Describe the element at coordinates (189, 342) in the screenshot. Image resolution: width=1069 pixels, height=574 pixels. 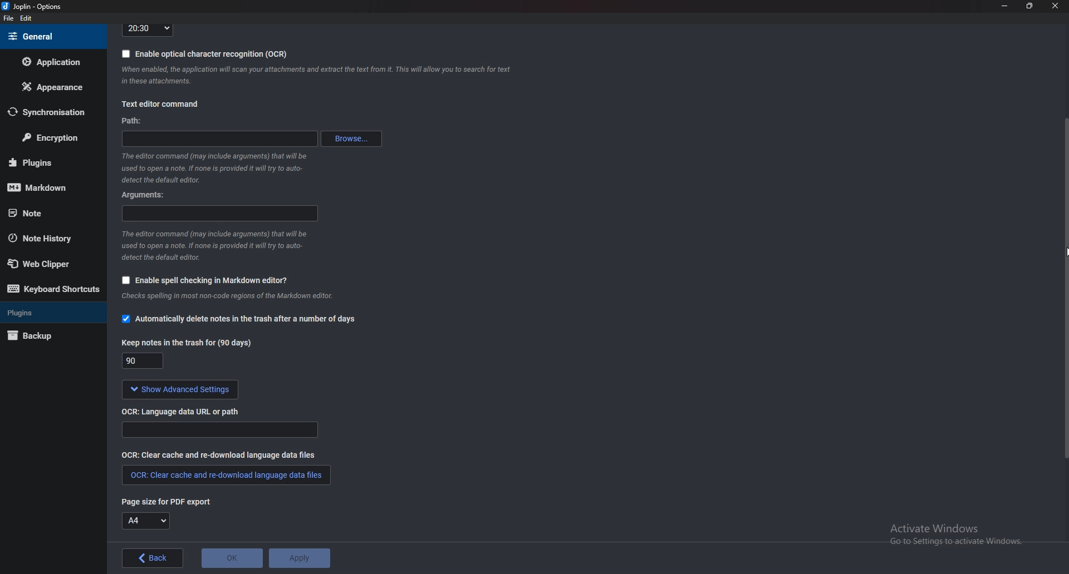
I see `Keep notes in the trash for` at that location.